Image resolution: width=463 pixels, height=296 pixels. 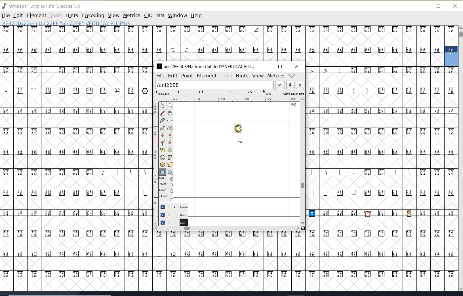 What do you see at coordinates (163, 172) in the screenshot?
I see `rectangle or ellipse` at bounding box center [163, 172].